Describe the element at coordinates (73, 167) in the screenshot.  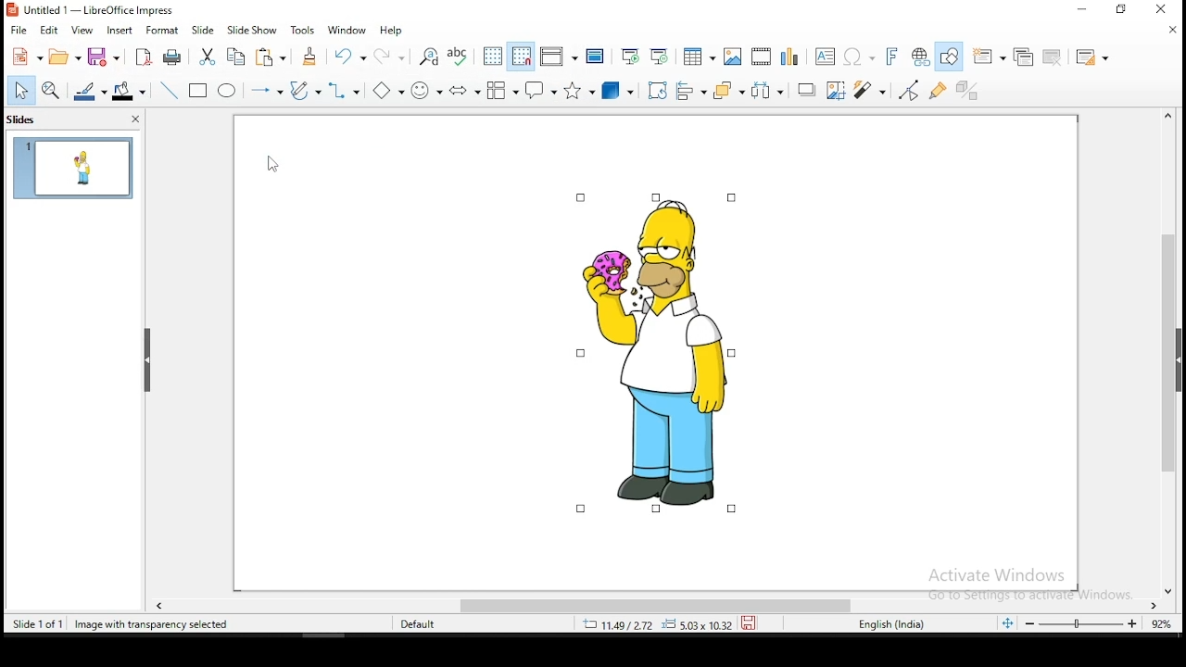
I see `slide 1` at that location.